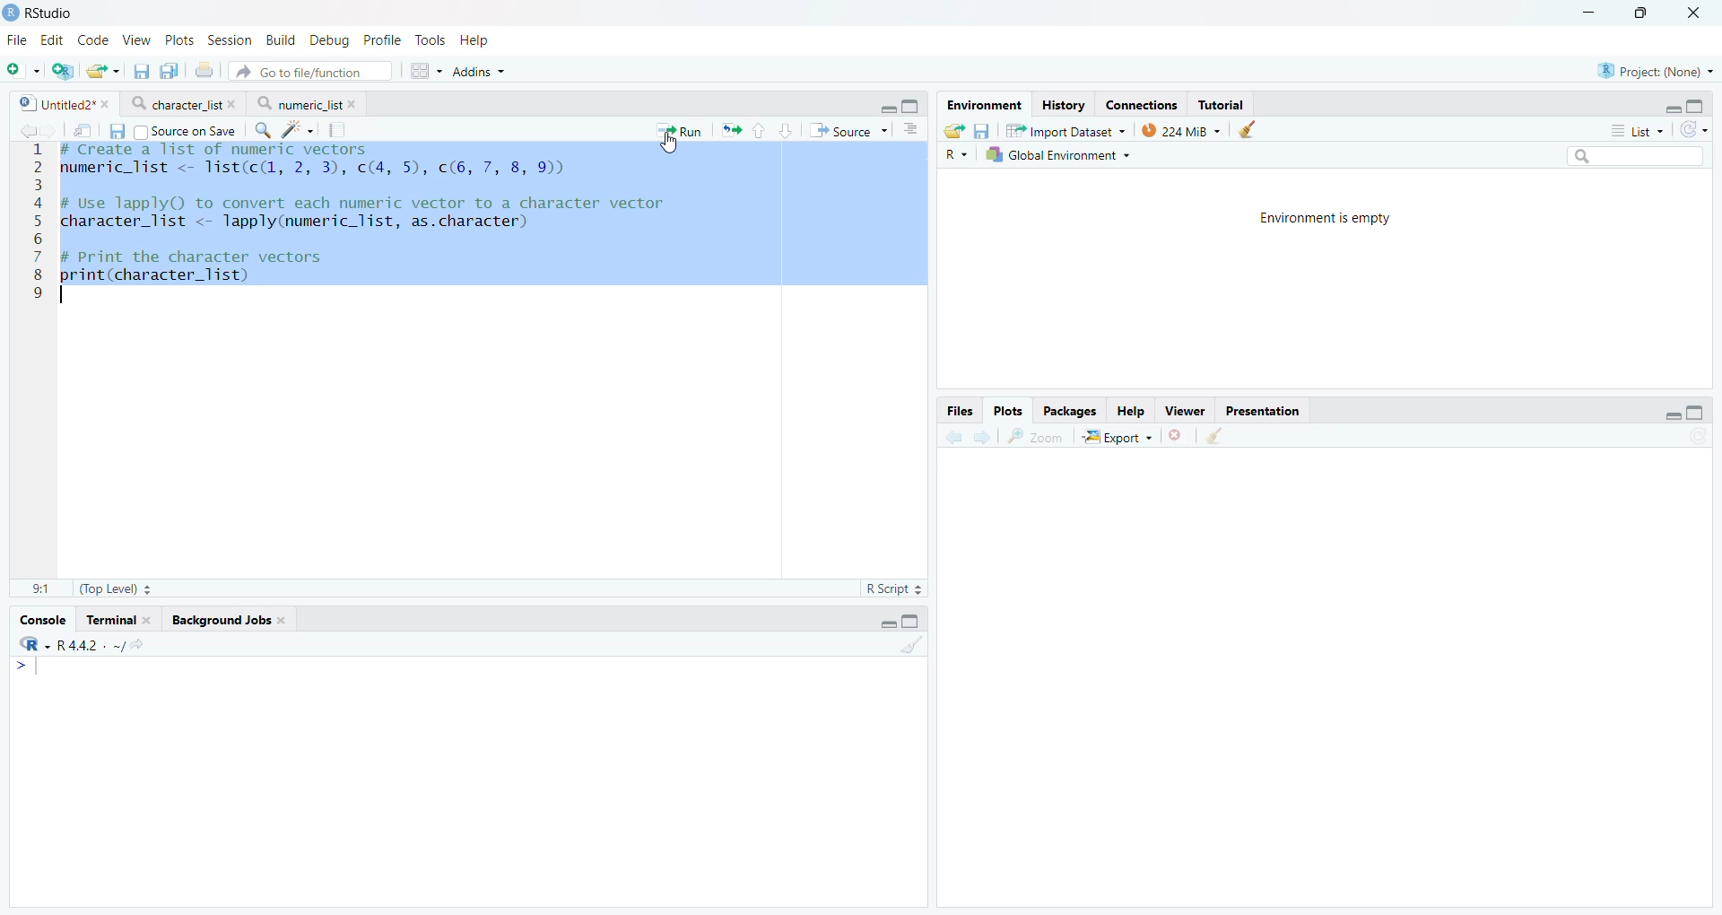  I want to click on Open existing file, so click(101, 71).